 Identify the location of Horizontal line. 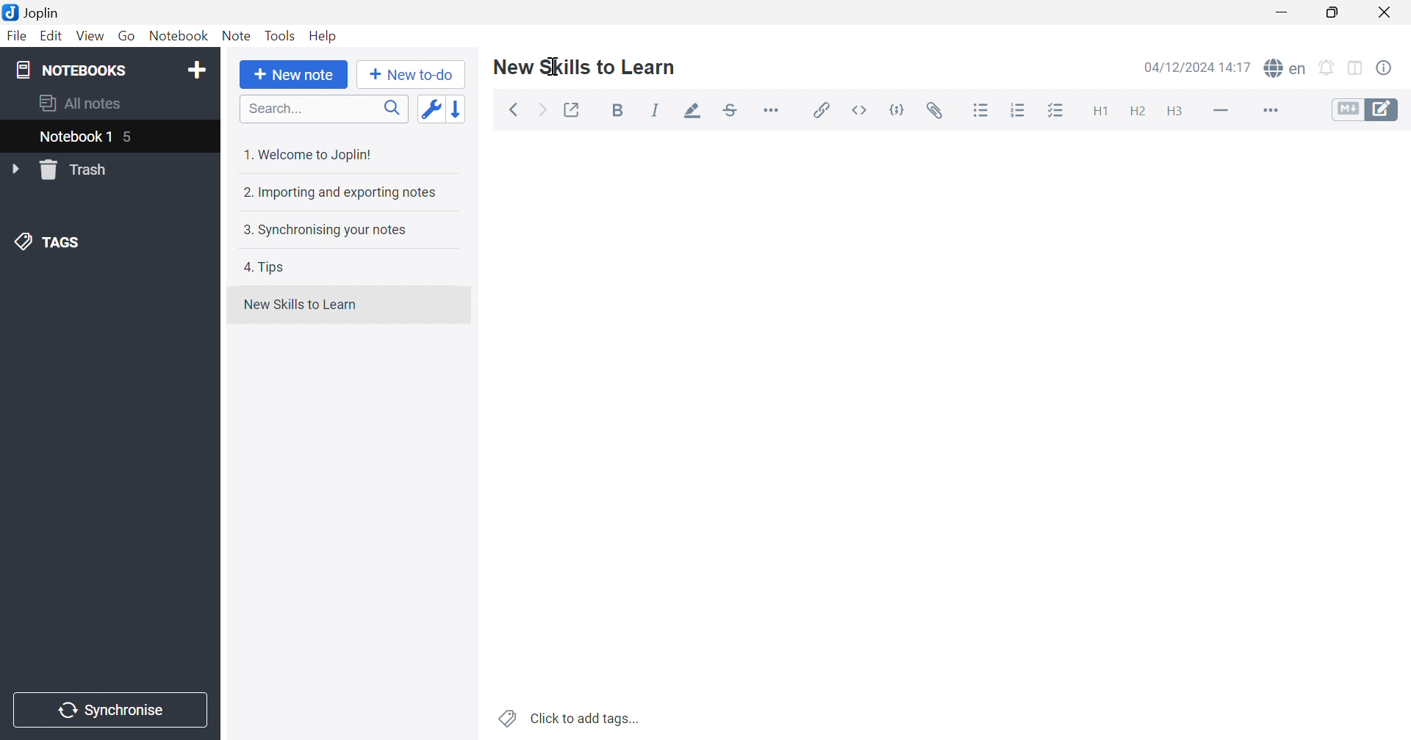
(1222, 109).